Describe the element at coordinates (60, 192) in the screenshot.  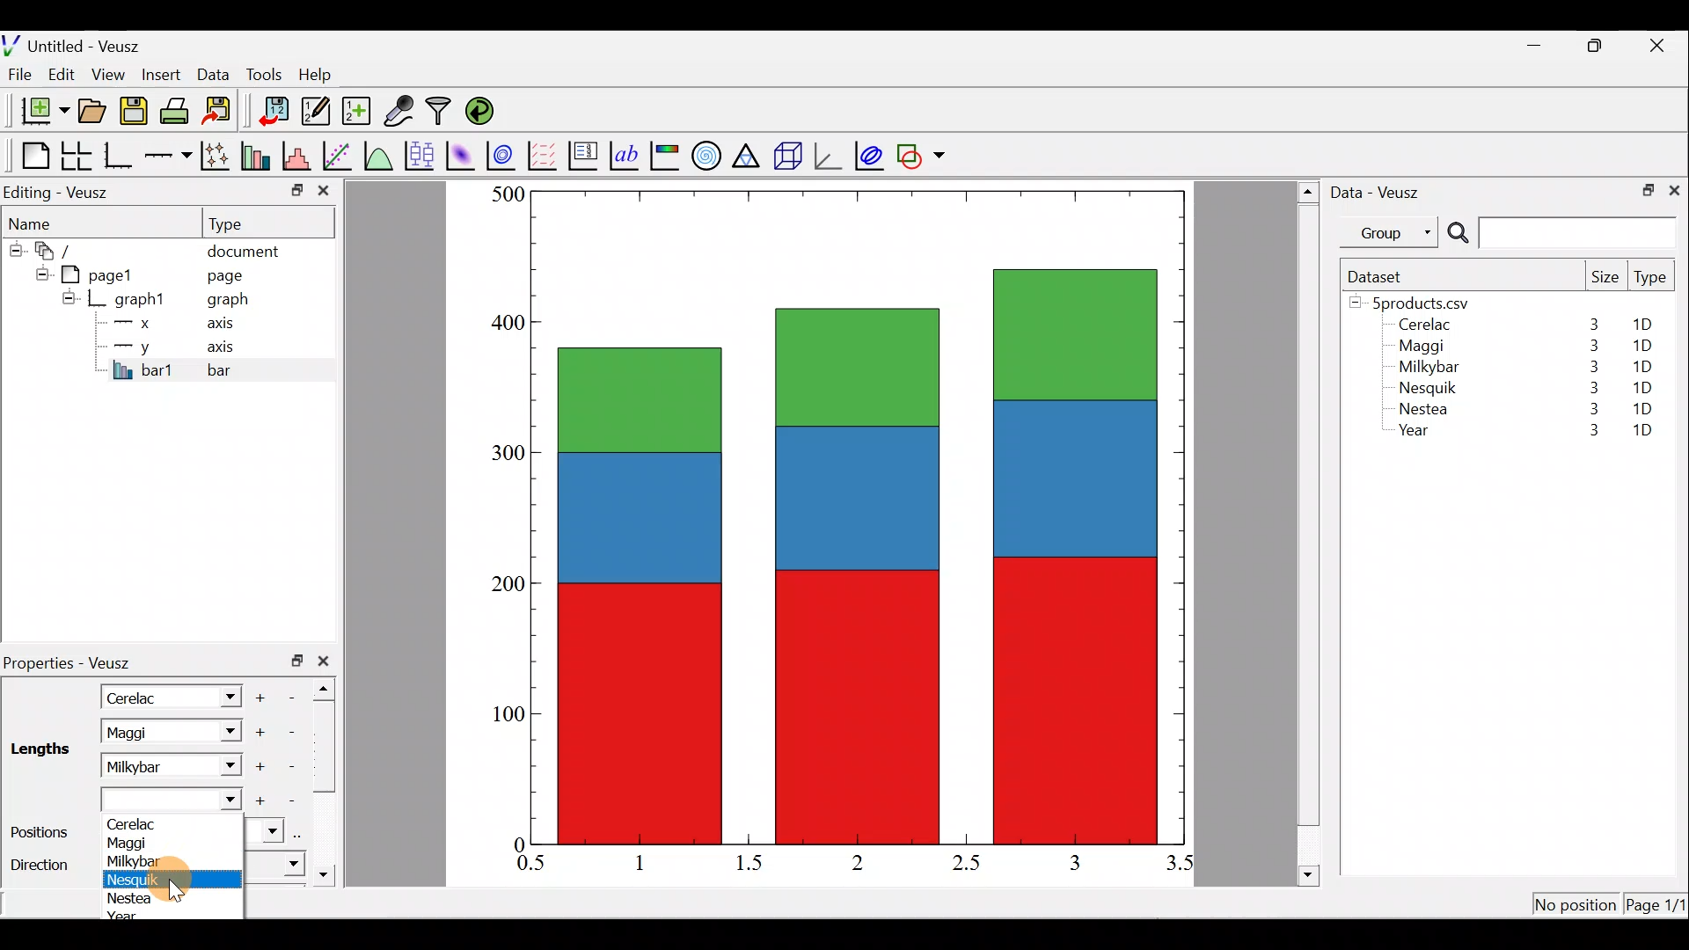
I see `Editing - Veusz` at that location.